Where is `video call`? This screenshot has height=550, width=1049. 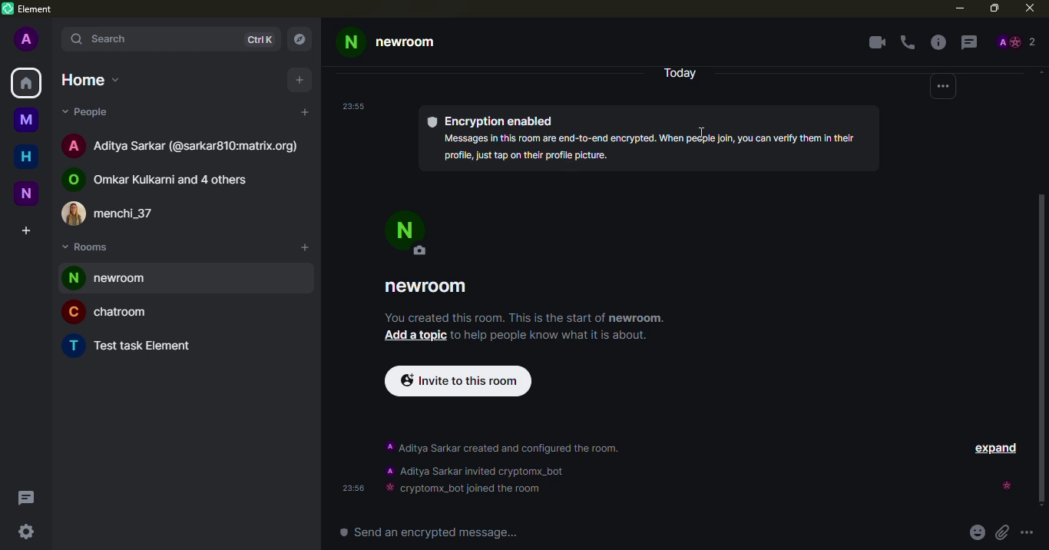
video call is located at coordinates (879, 43).